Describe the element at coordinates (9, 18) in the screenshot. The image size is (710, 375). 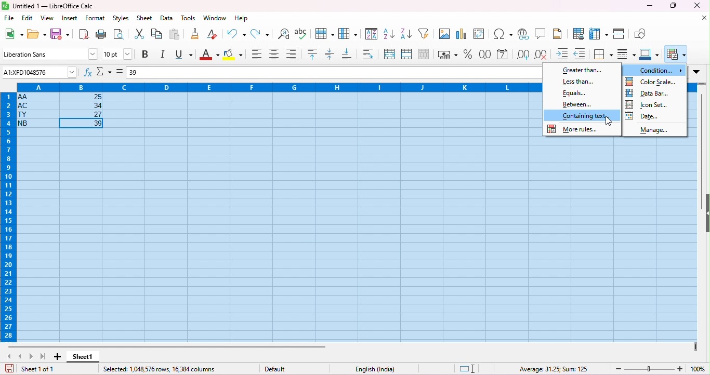
I see `file` at that location.